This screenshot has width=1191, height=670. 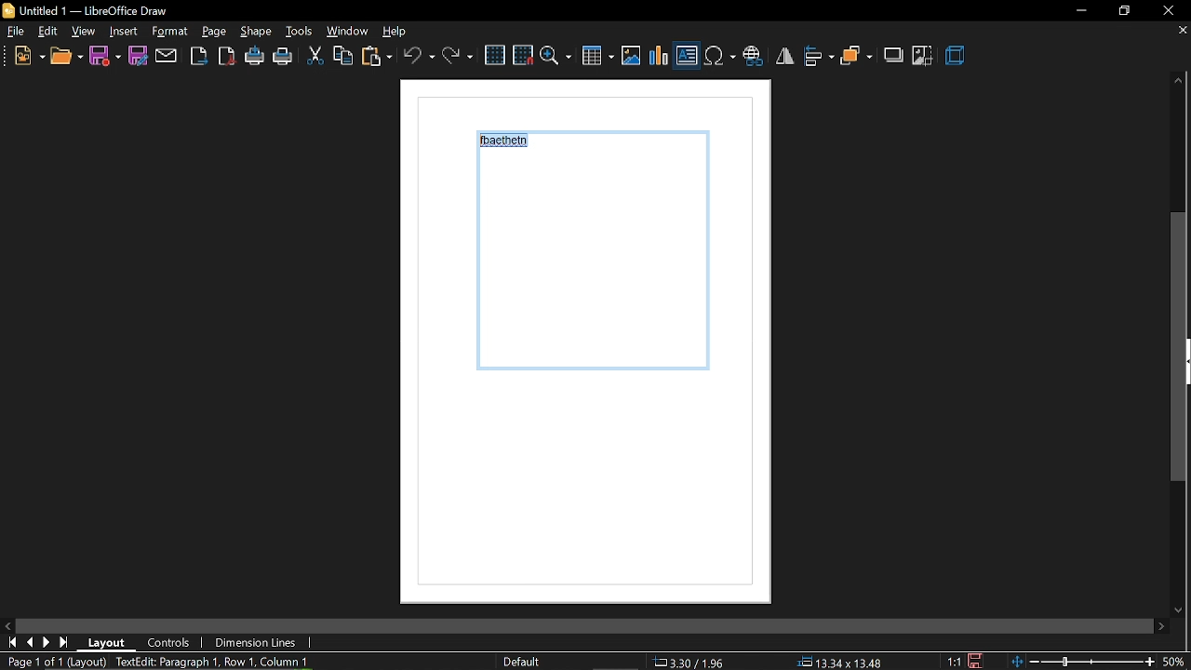 What do you see at coordinates (28, 56) in the screenshot?
I see `new` at bounding box center [28, 56].